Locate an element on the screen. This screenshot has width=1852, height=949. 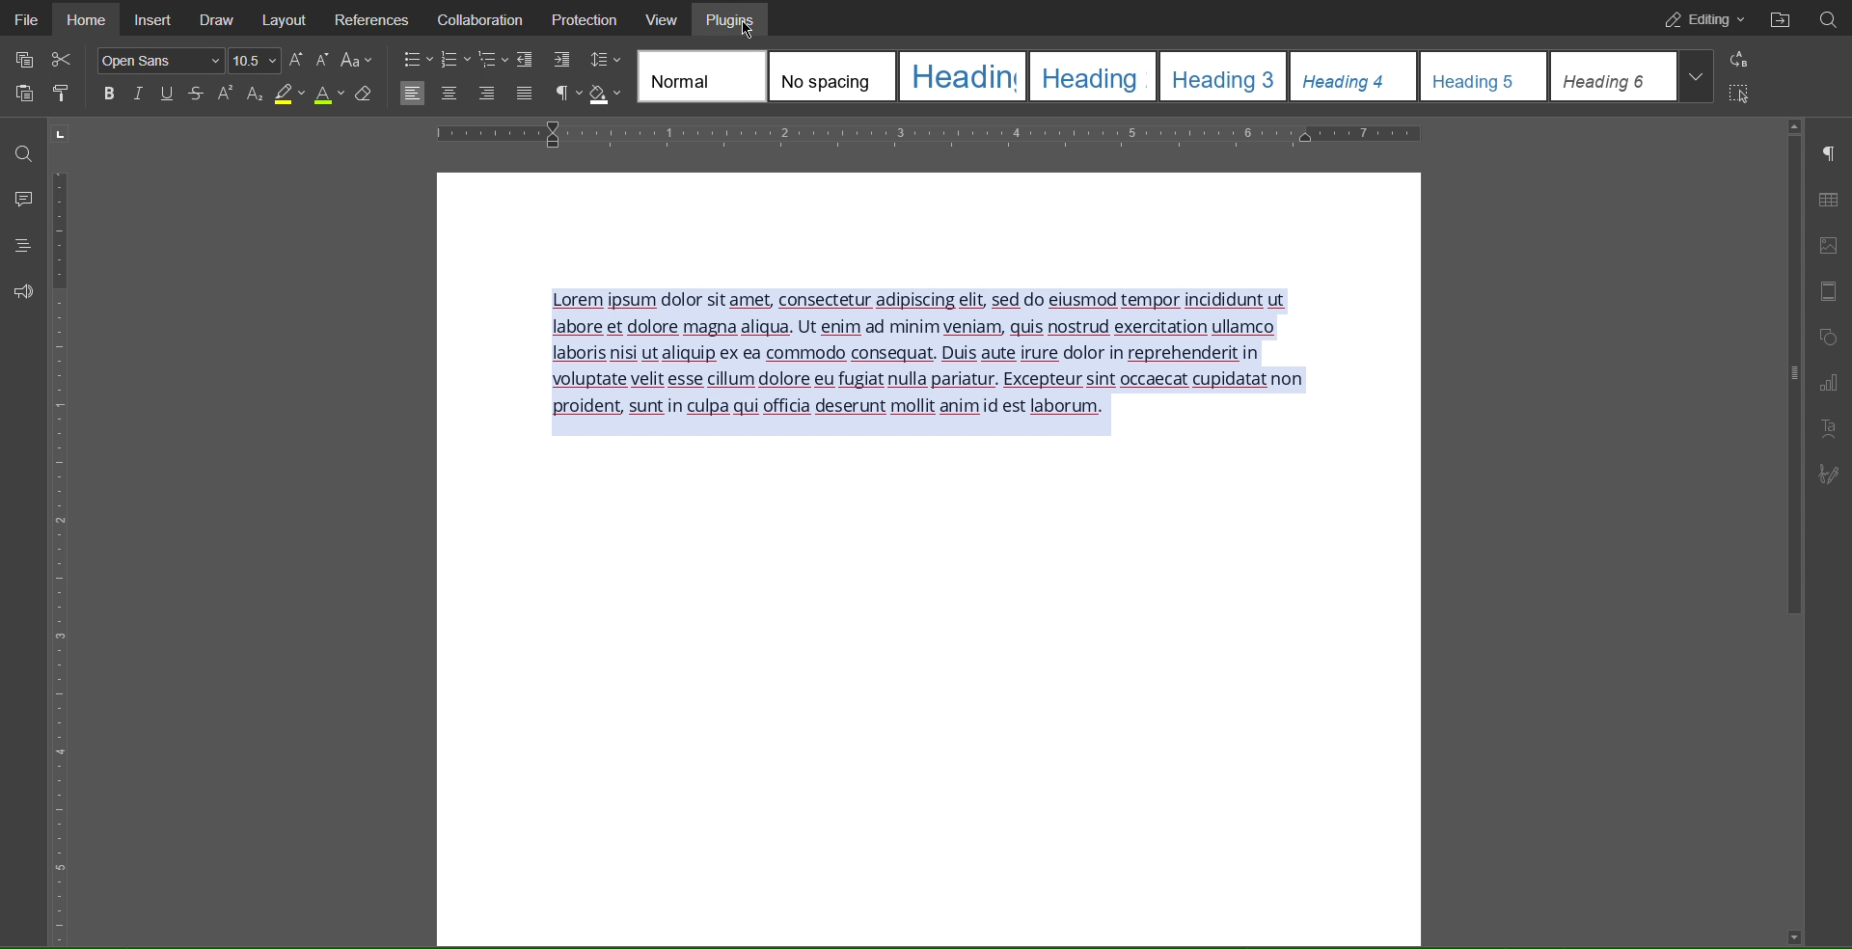
Formatting is located at coordinates (255, 97).